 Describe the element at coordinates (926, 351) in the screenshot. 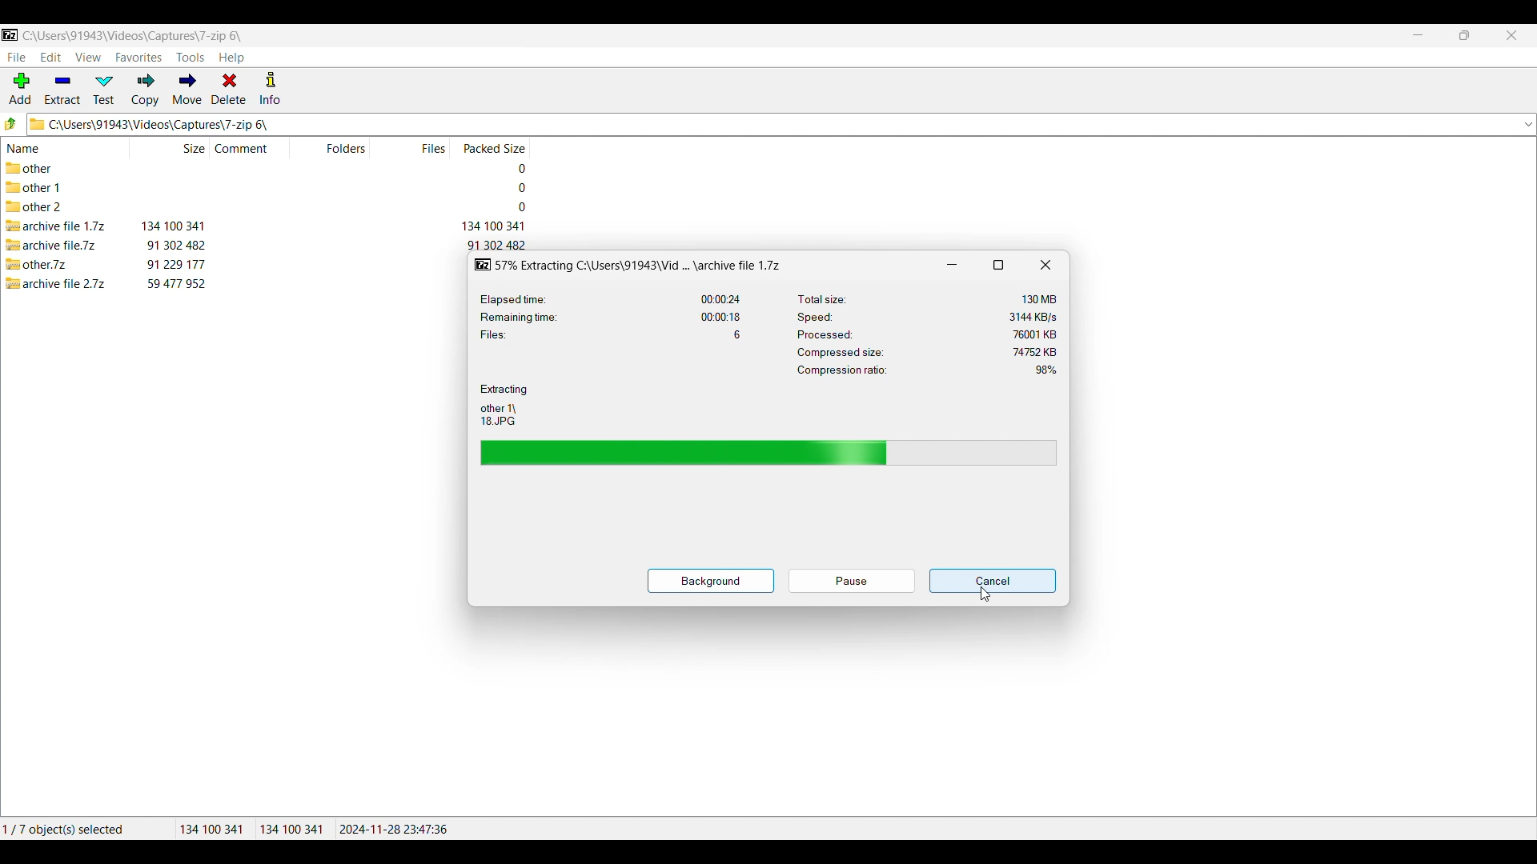

I see `‘Compressed size: 74752 KB` at that location.